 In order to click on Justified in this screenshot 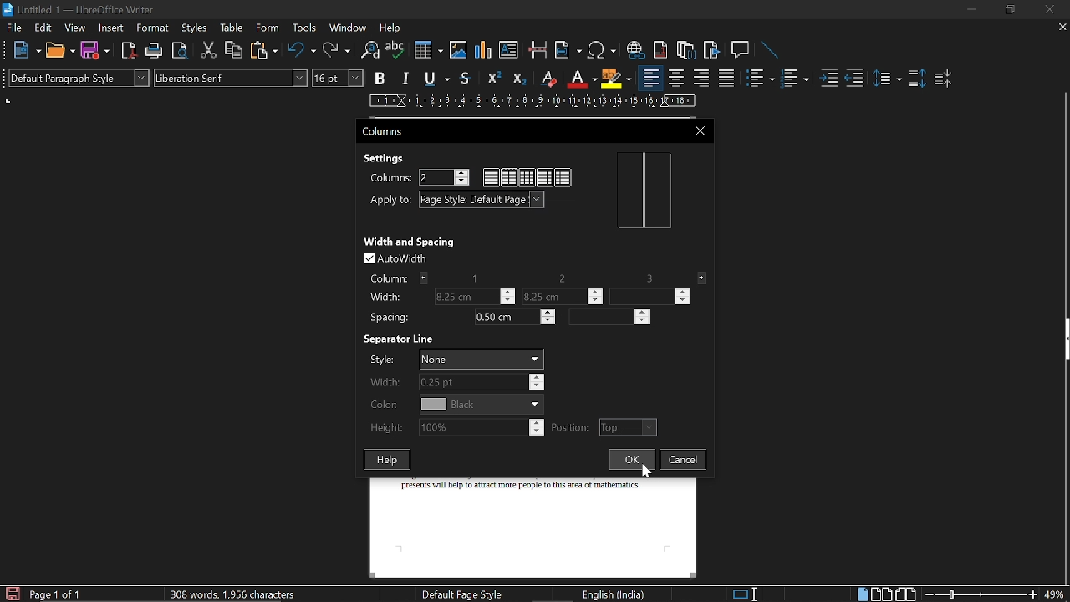, I will do `click(728, 78)`.